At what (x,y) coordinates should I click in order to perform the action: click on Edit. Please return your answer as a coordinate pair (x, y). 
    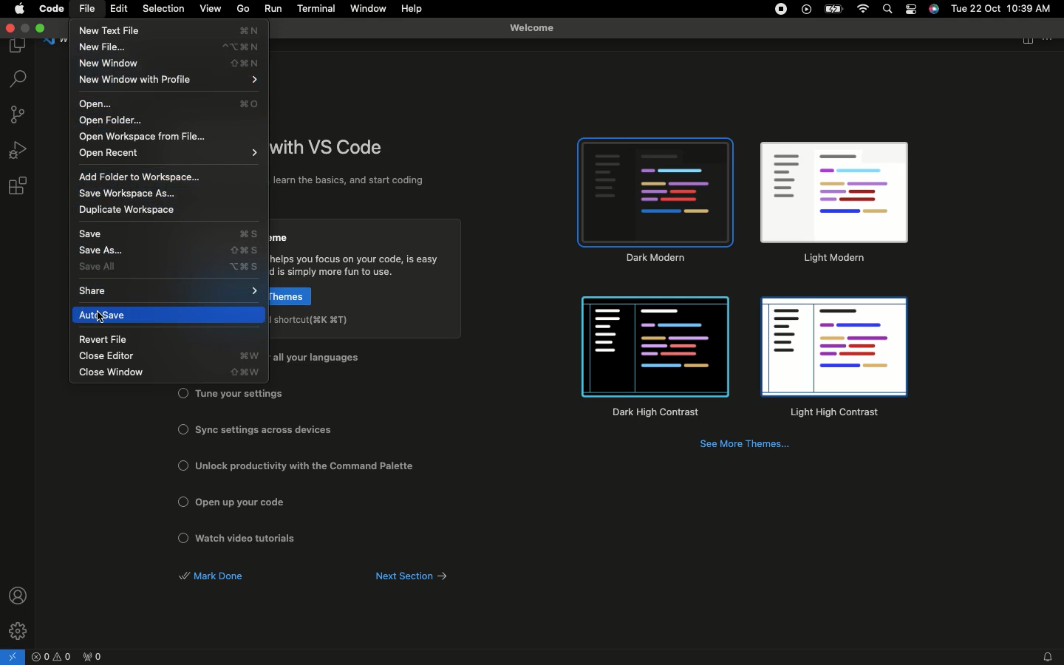
    Looking at the image, I should click on (119, 9).